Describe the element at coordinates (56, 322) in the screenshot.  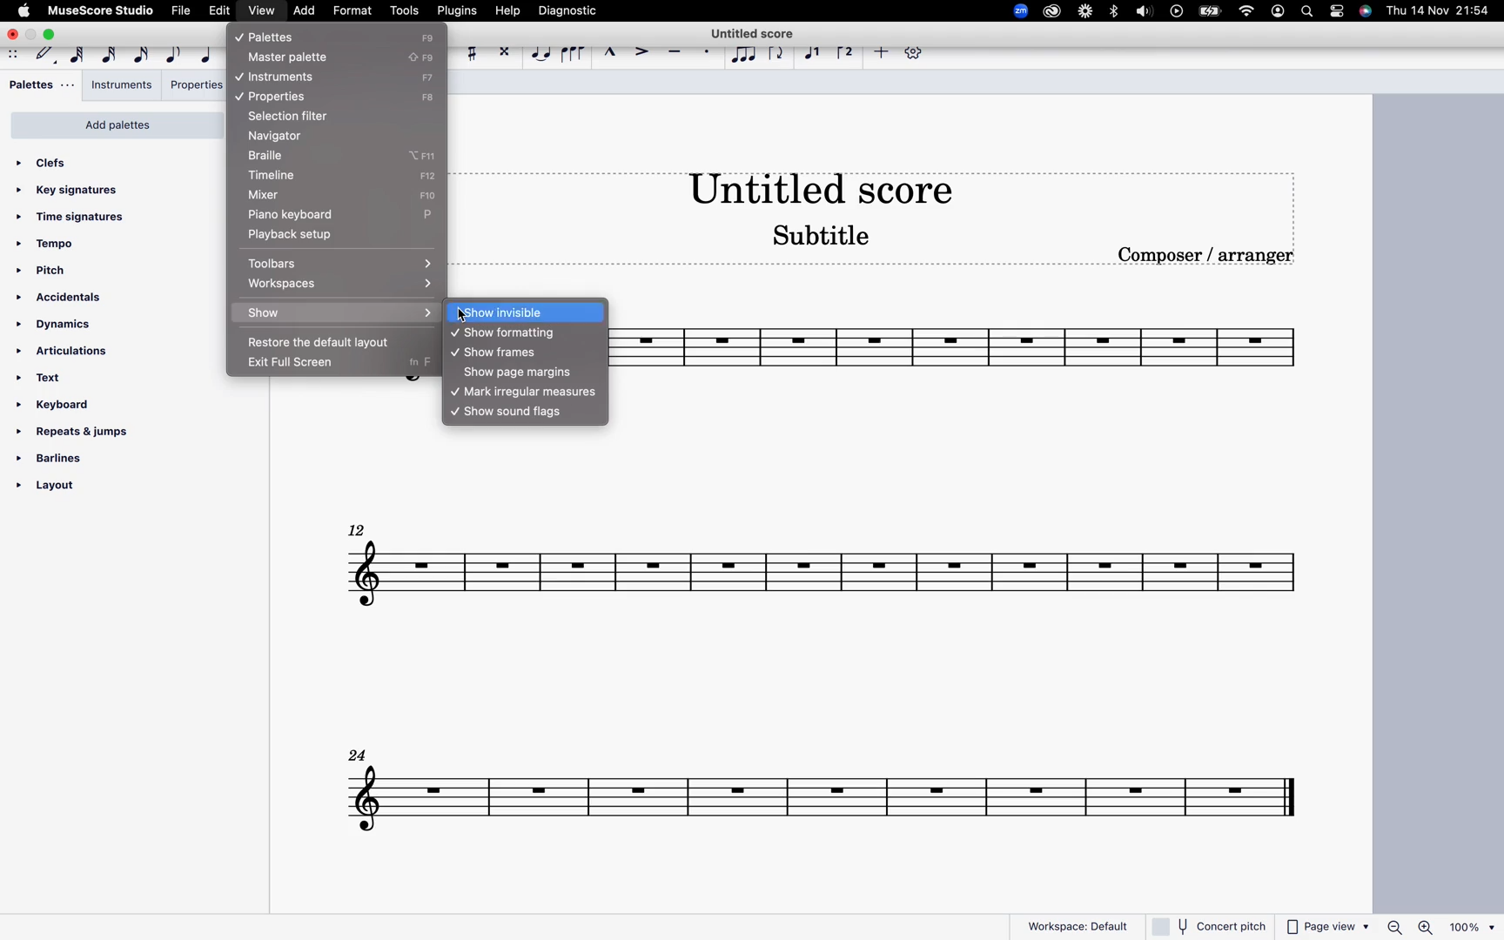
I see `dynamics` at that location.